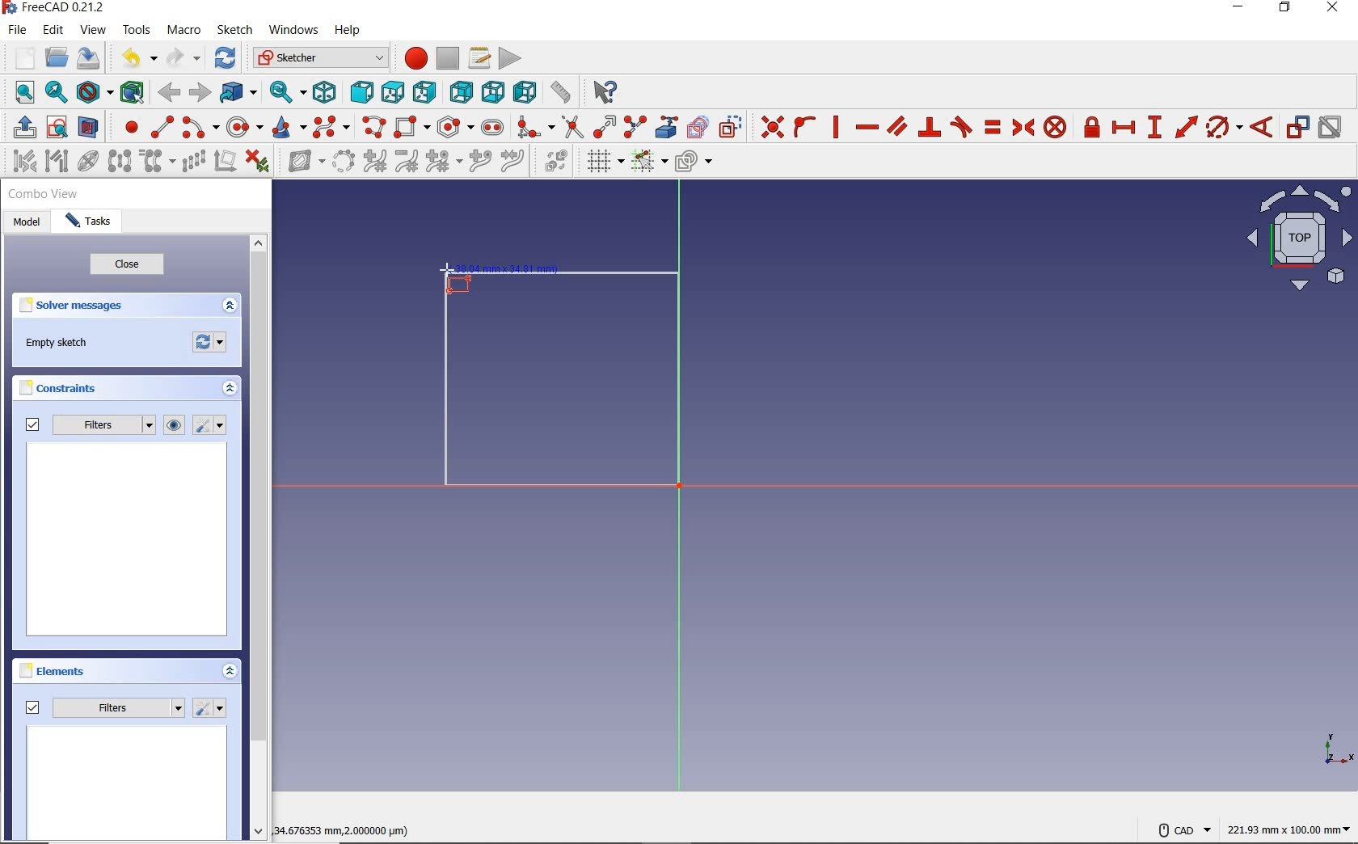  Describe the element at coordinates (184, 31) in the screenshot. I see `macro` at that location.